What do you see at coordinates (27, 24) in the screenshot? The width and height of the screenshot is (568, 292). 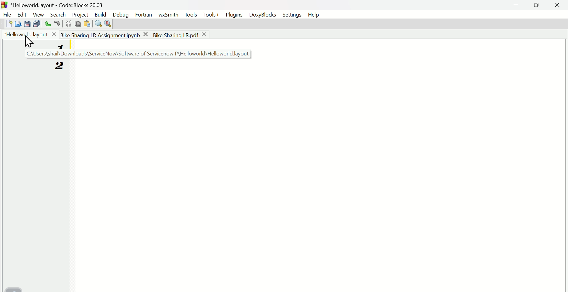 I see `Save as` at bounding box center [27, 24].